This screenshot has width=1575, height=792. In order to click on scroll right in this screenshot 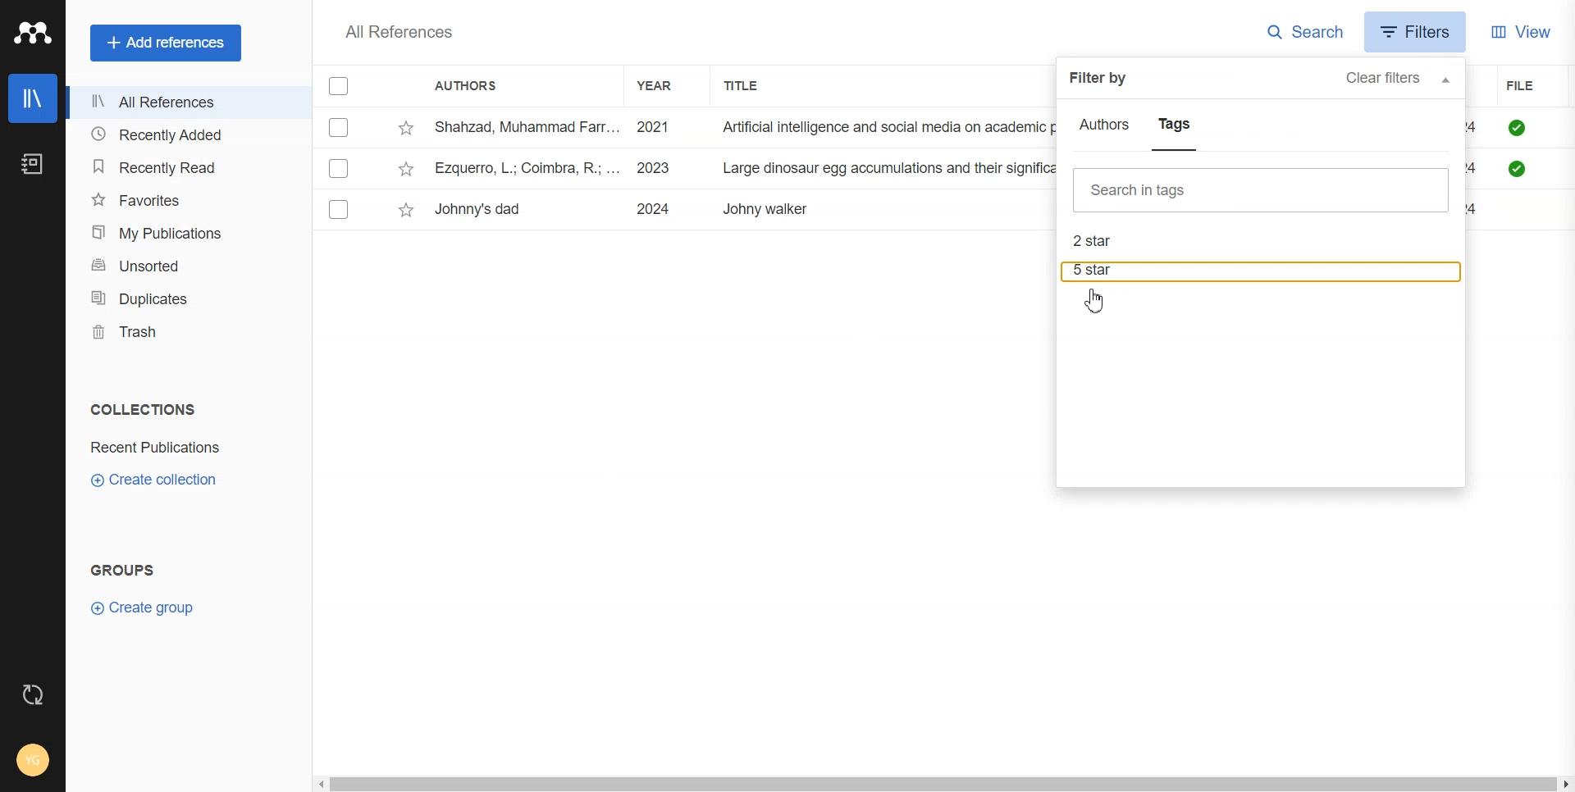, I will do `click(1565, 785)`.